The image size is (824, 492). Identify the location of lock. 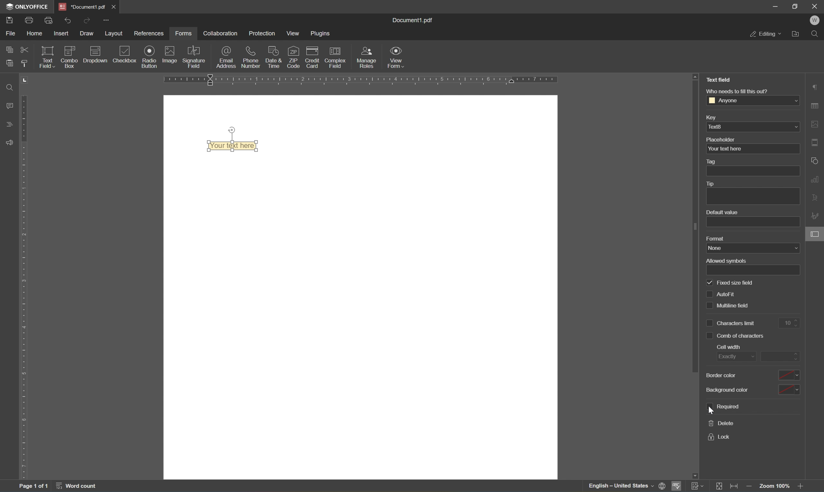
(721, 437).